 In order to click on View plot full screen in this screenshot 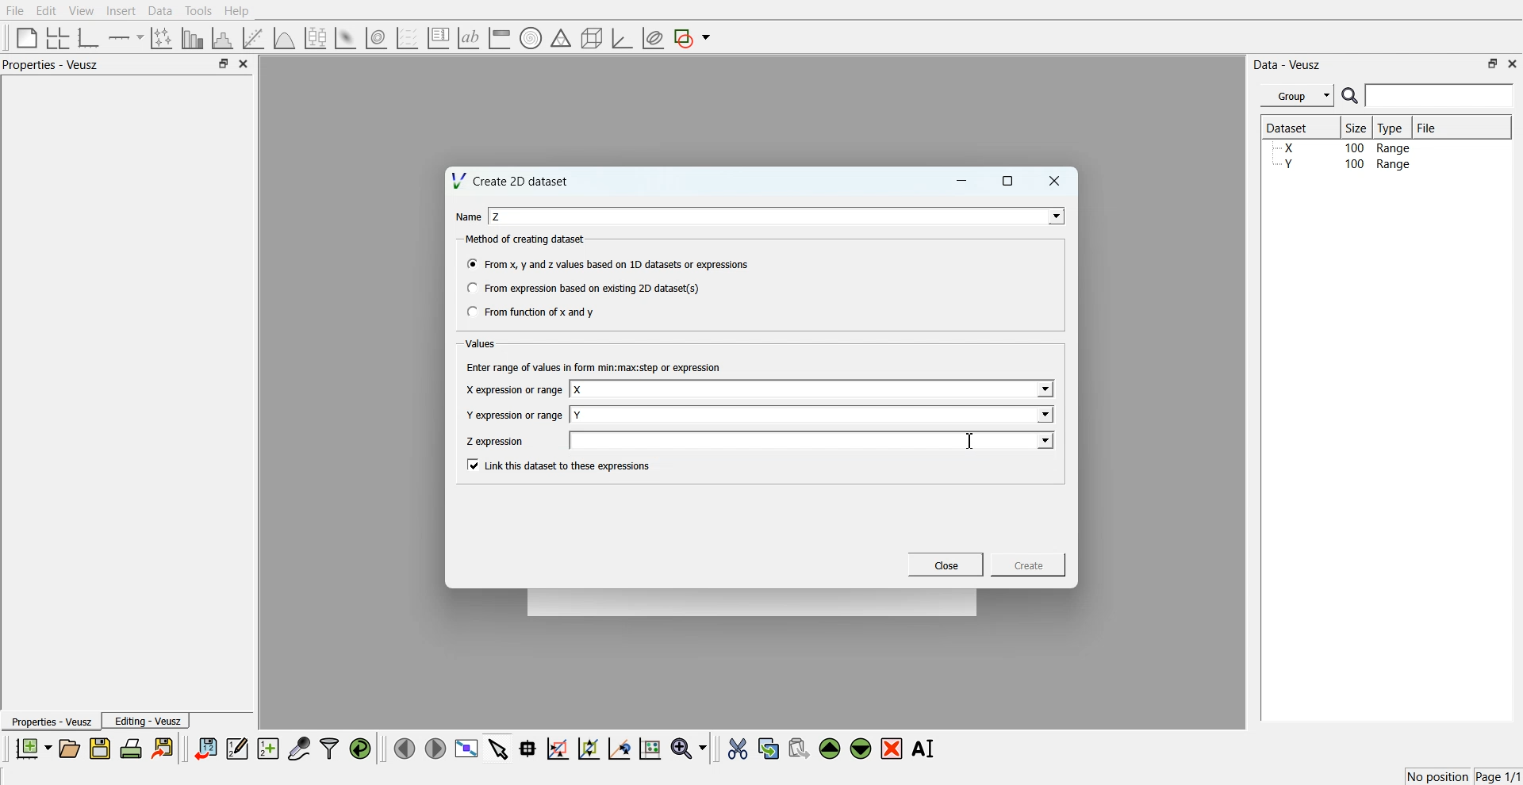, I will do `click(467, 748)`.